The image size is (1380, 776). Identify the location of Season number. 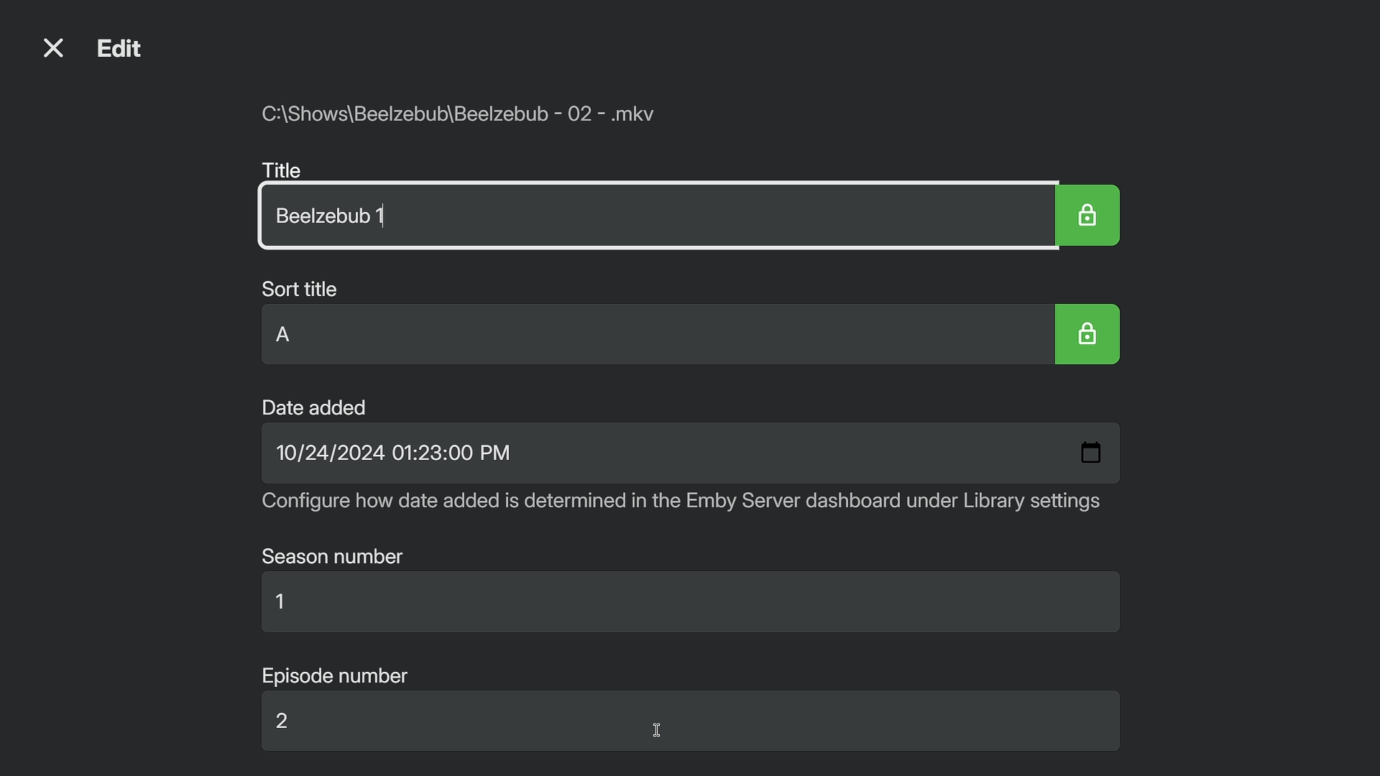
(334, 556).